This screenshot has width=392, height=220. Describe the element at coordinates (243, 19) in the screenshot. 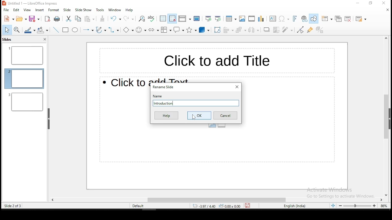

I see `insert image` at that location.